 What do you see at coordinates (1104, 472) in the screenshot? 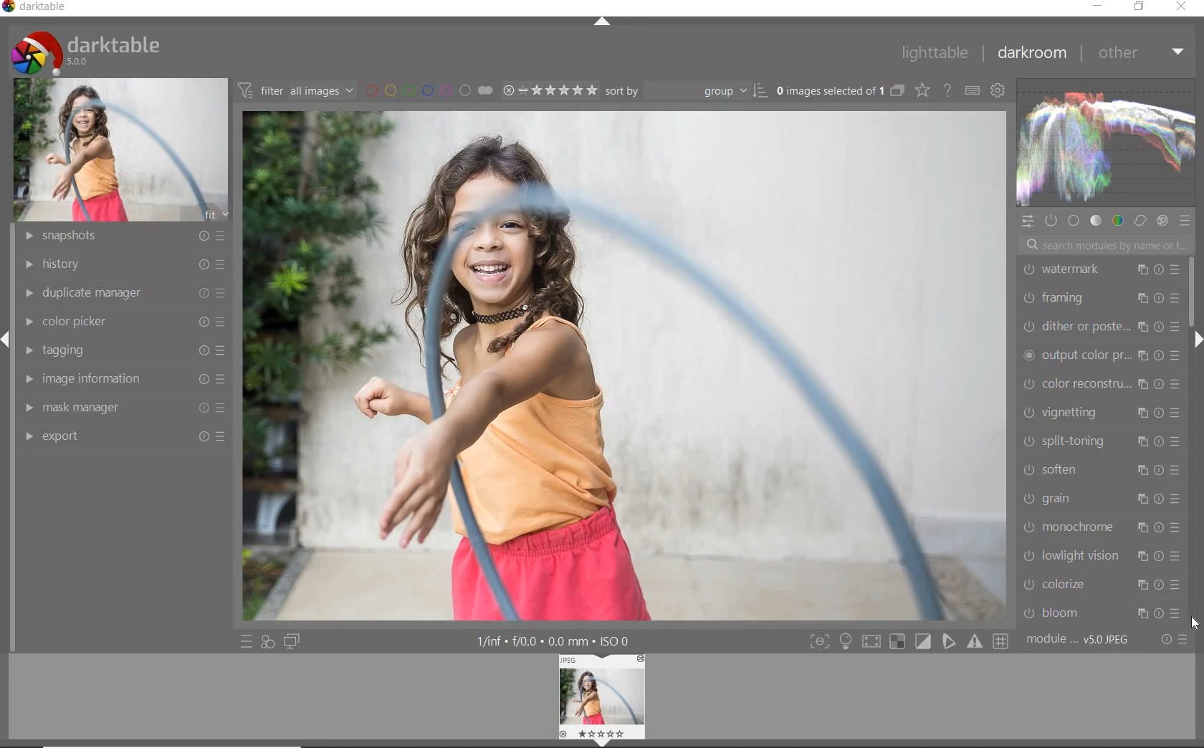
I see `soften` at bounding box center [1104, 472].